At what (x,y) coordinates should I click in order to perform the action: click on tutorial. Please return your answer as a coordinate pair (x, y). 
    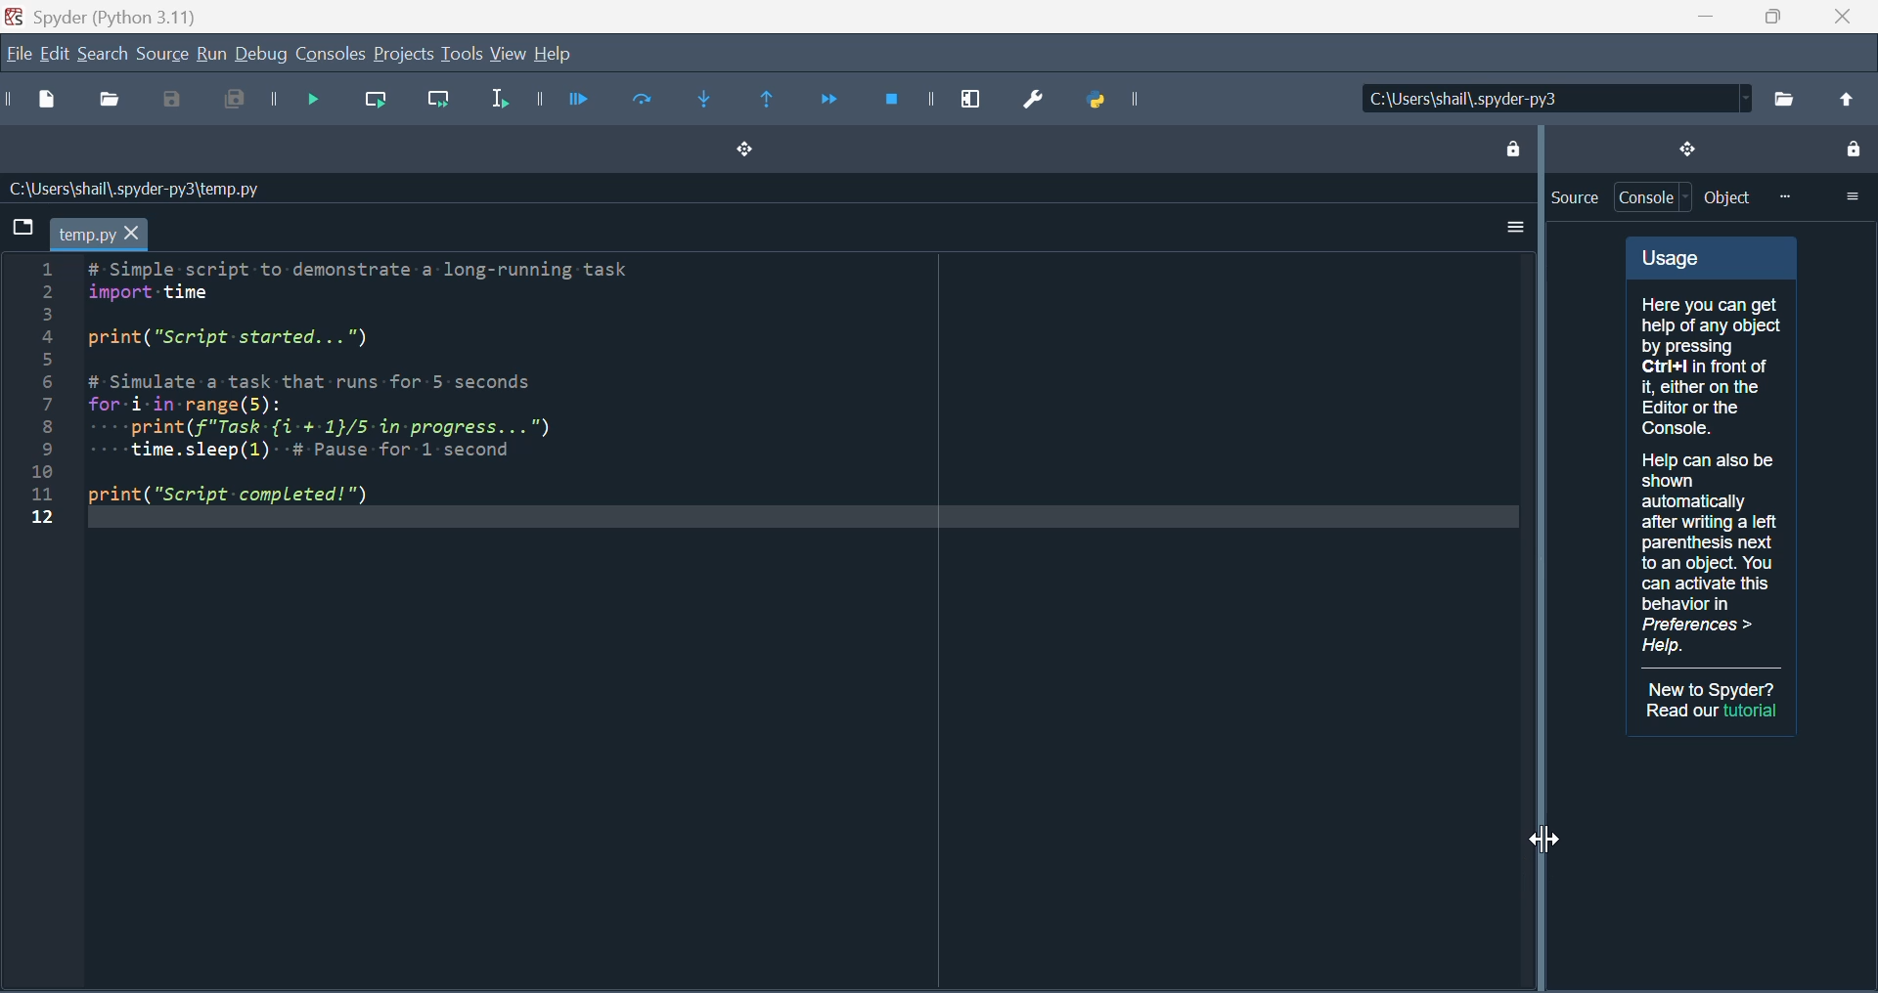
    Looking at the image, I should click on (1753, 711).